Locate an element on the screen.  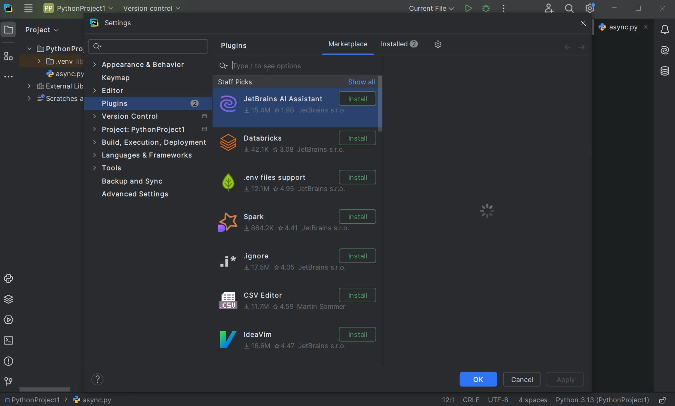
spark is located at coordinates (296, 221).